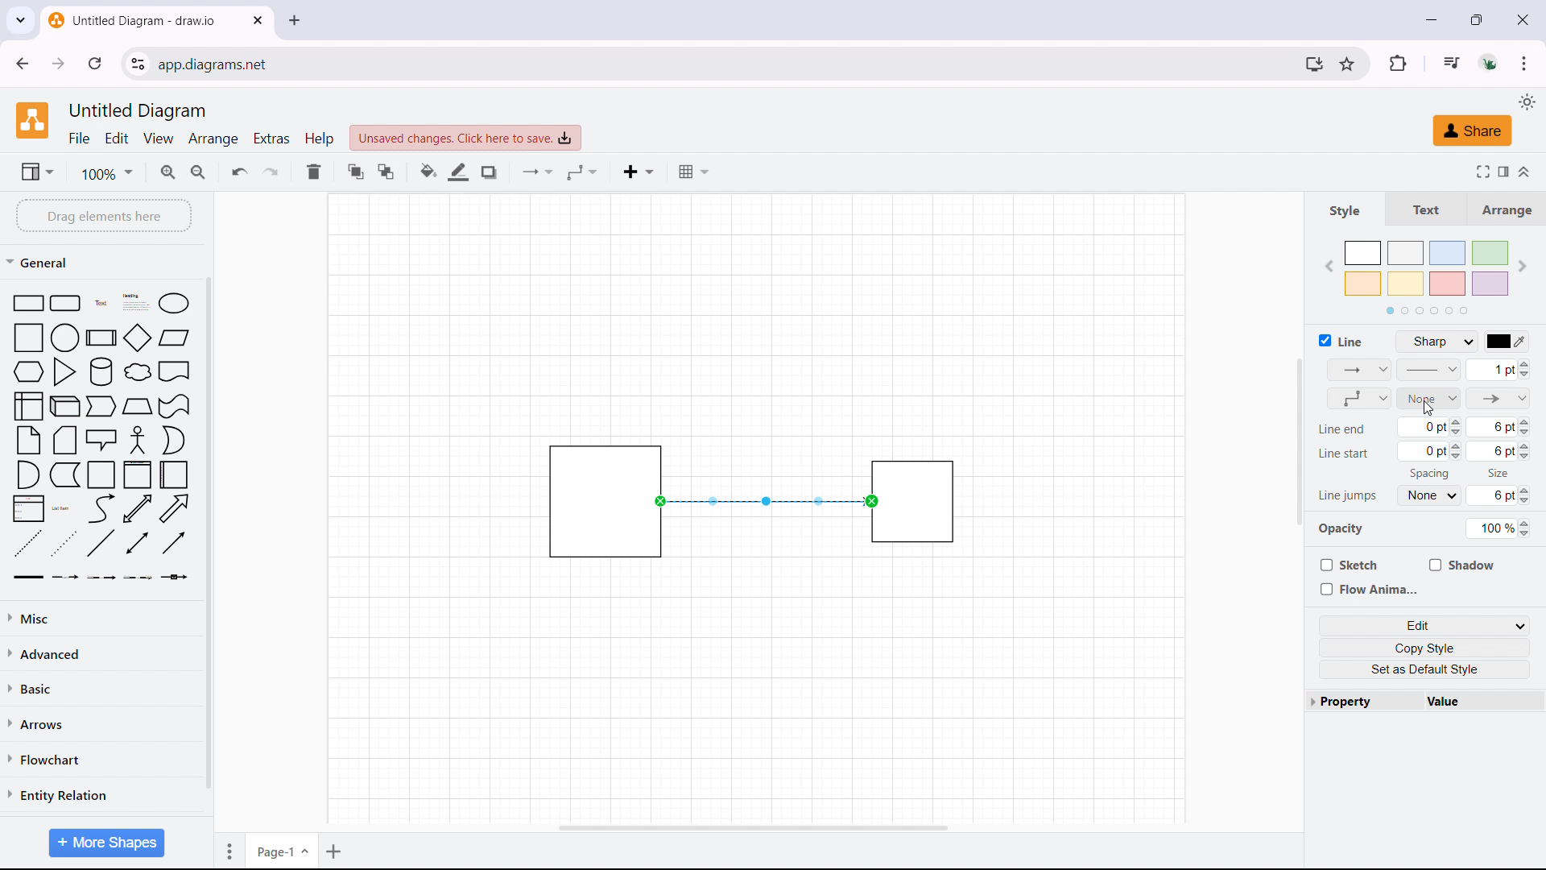  I want to click on to back, so click(386, 172).